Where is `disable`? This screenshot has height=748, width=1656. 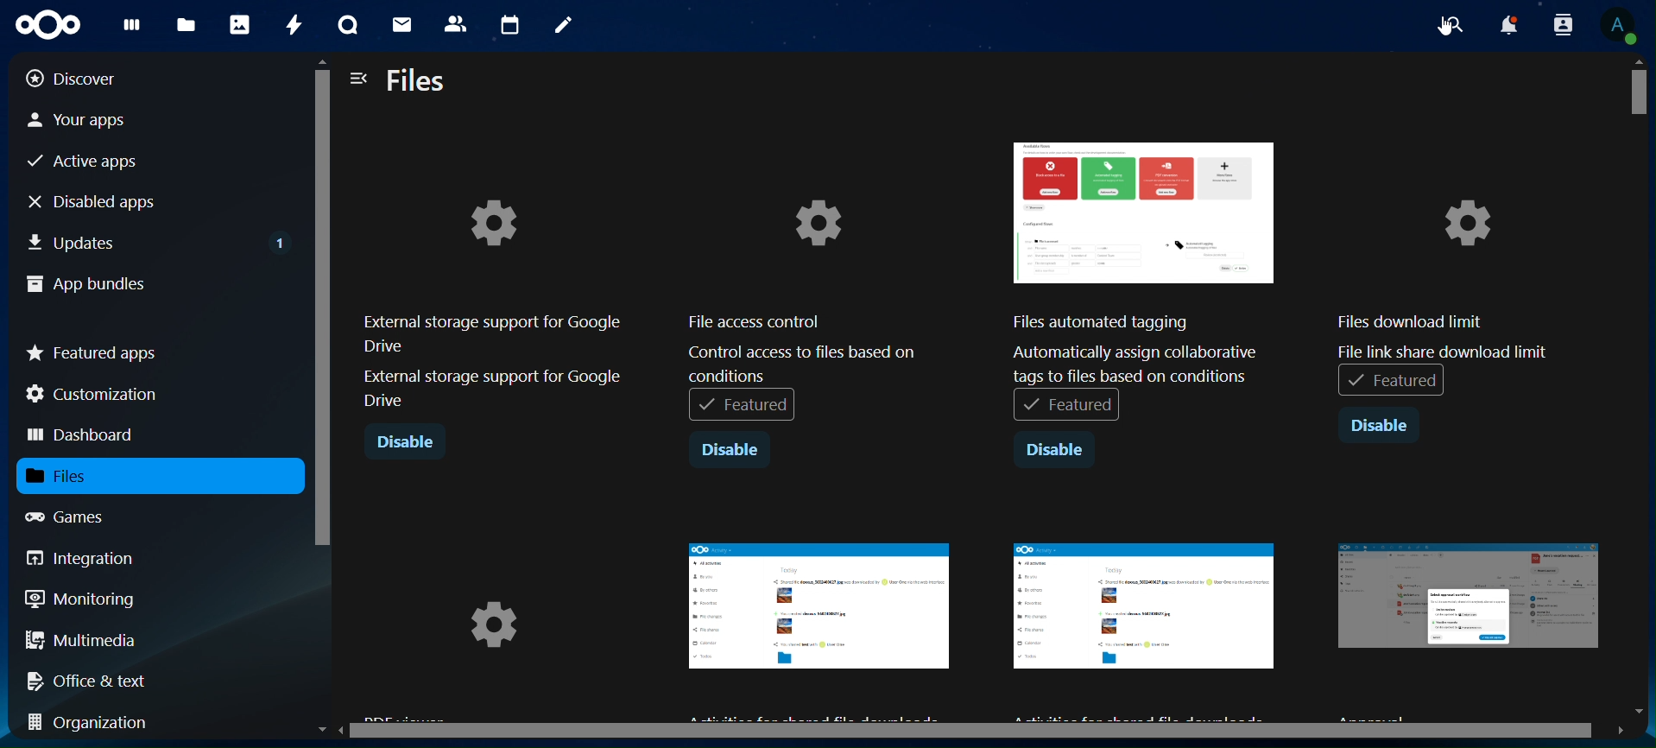
disable is located at coordinates (1383, 425).